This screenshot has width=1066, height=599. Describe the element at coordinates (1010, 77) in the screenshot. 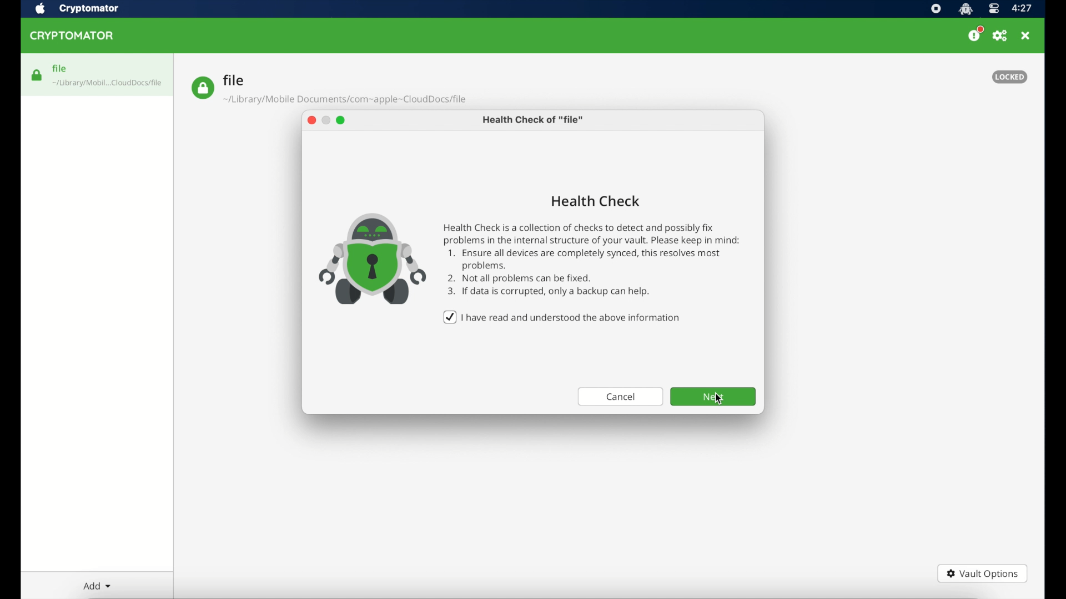

I see `locked` at that location.